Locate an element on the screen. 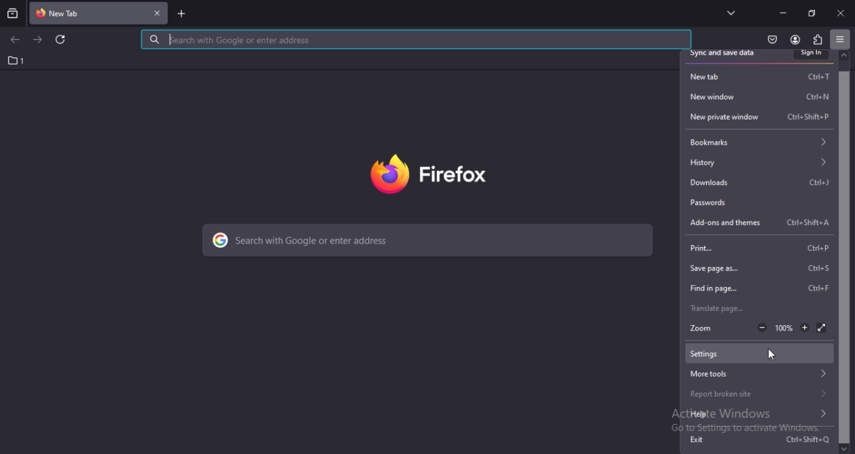 The height and width of the screenshot is (454, 855). current tab is located at coordinates (64, 14).